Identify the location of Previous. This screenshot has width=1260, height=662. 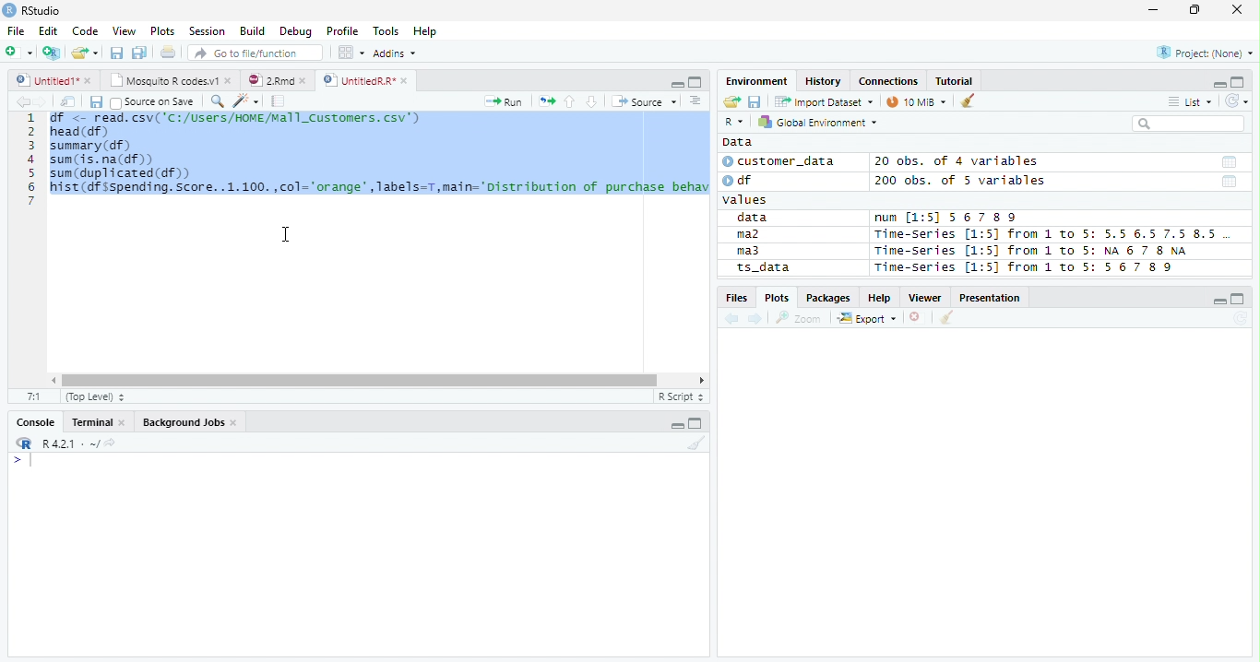
(734, 319).